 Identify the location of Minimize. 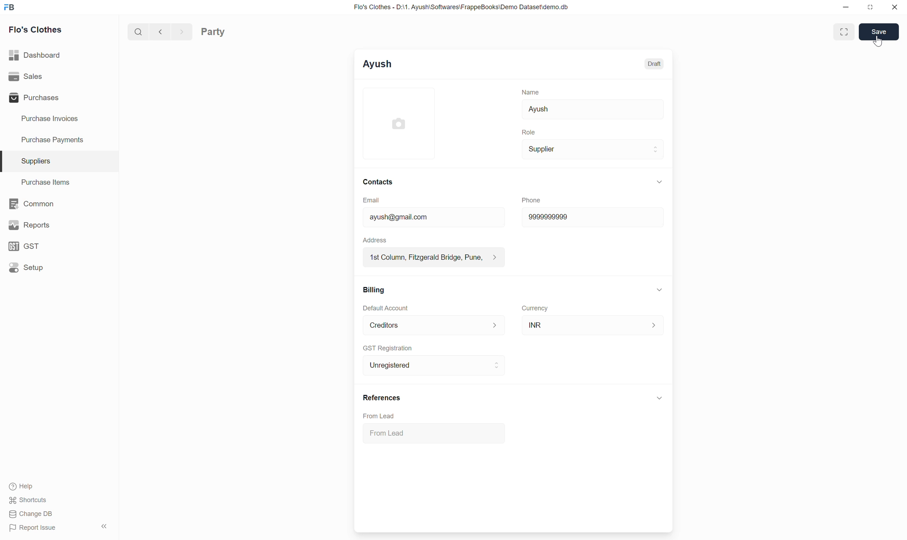
(846, 7).